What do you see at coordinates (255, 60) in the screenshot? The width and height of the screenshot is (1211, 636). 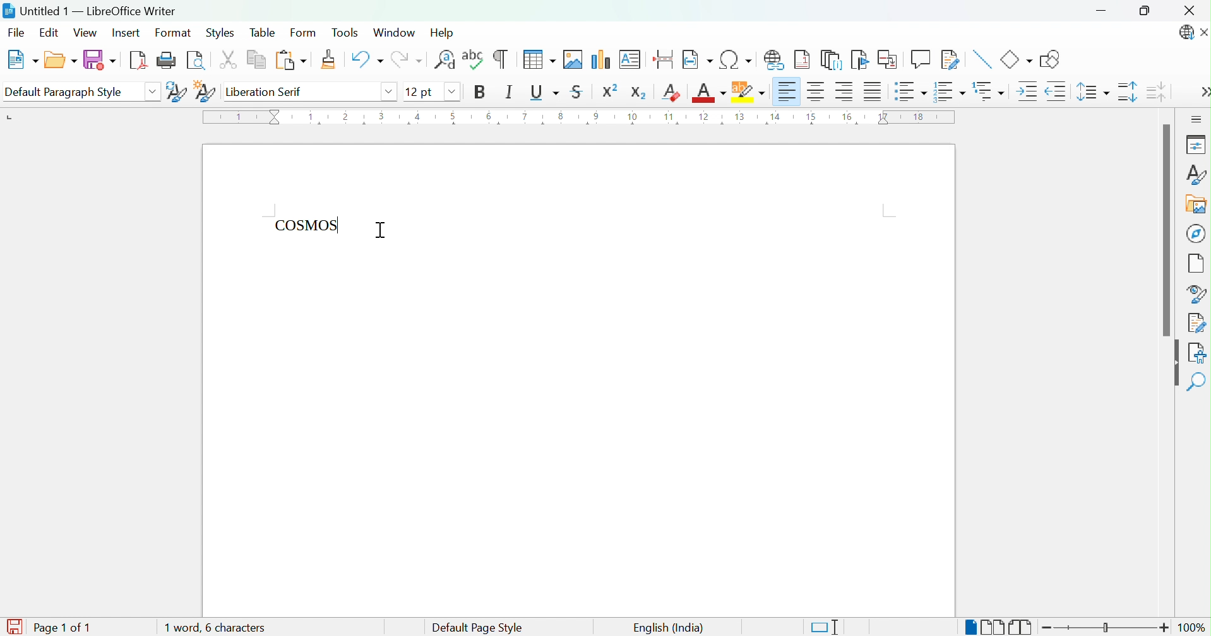 I see `Copy` at bounding box center [255, 60].